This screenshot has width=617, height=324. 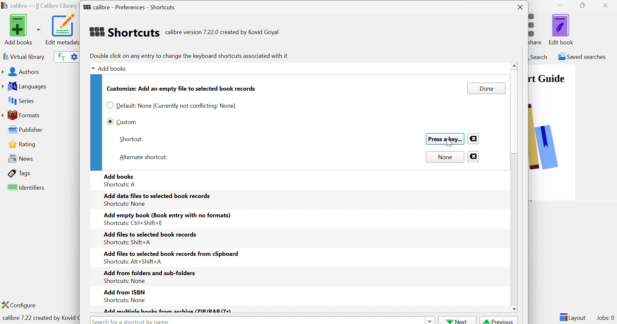 I want to click on Close, so click(x=520, y=8).